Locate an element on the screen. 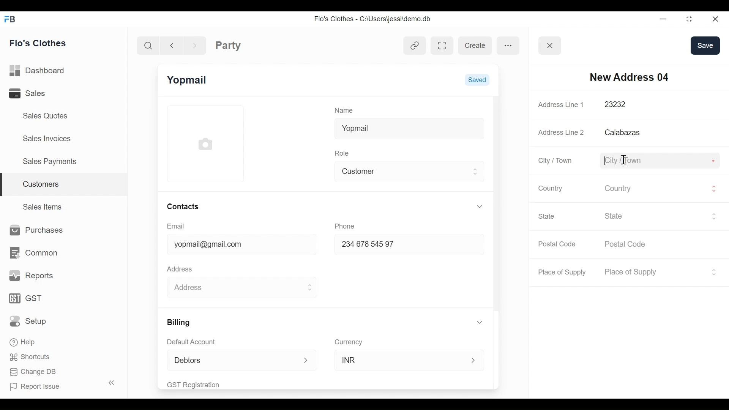  City / Town is located at coordinates (556, 161).